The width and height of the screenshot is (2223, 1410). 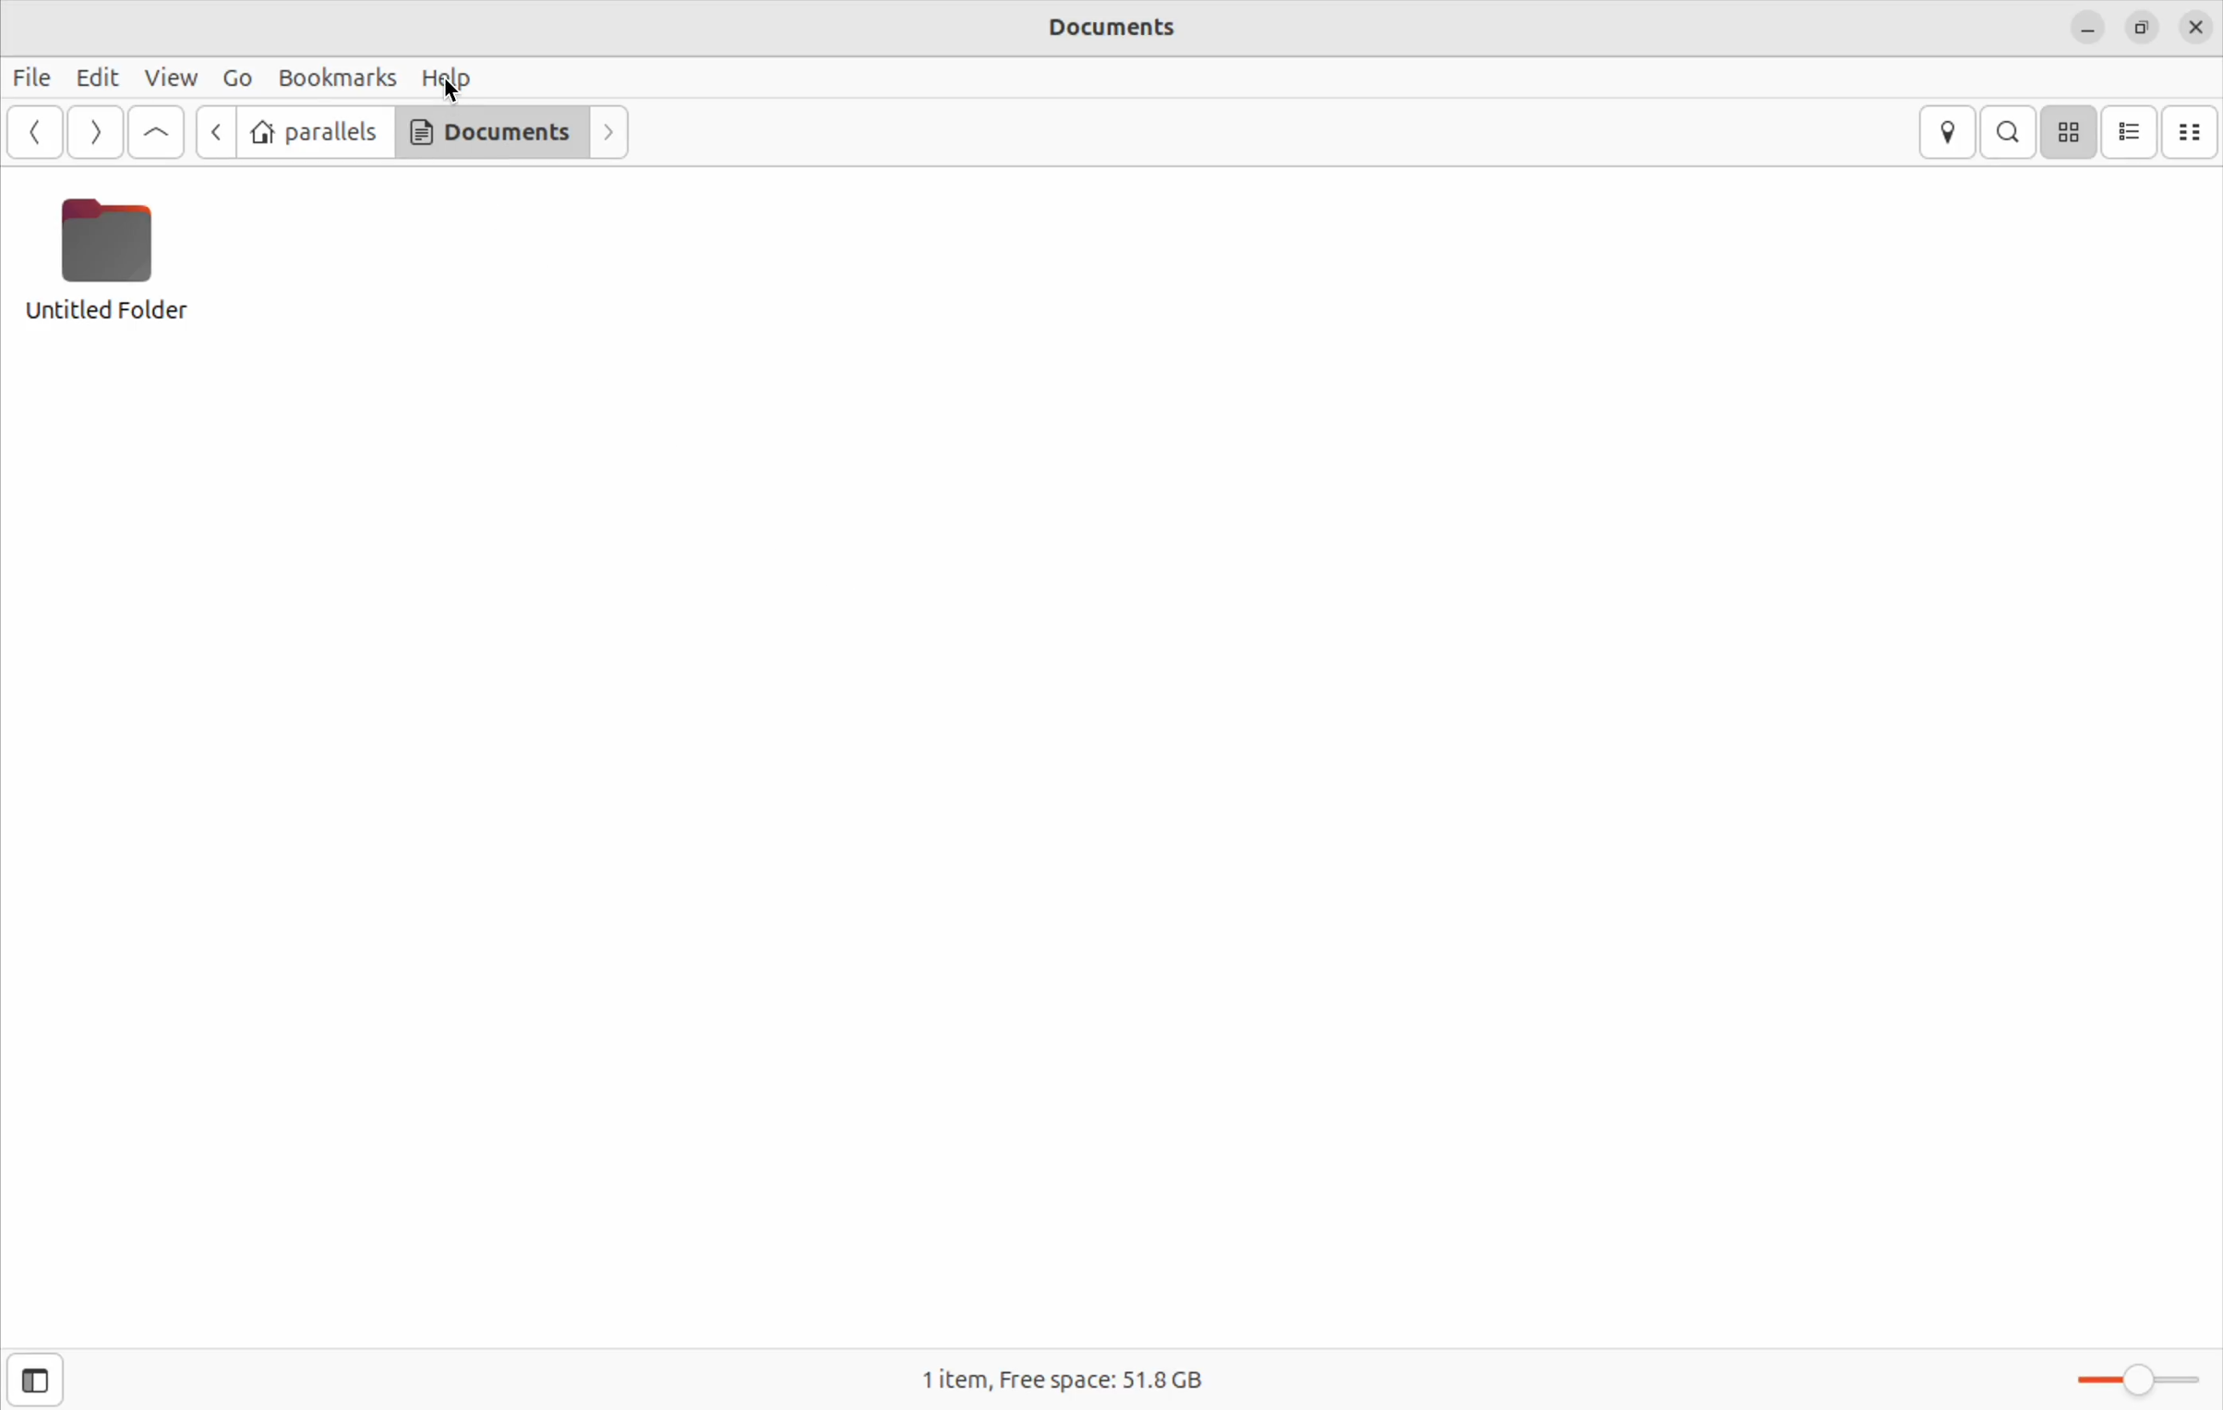 What do you see at coordinates (1943, 132) in the screenshot?
I see `location` at bounding box center [1943, 132].